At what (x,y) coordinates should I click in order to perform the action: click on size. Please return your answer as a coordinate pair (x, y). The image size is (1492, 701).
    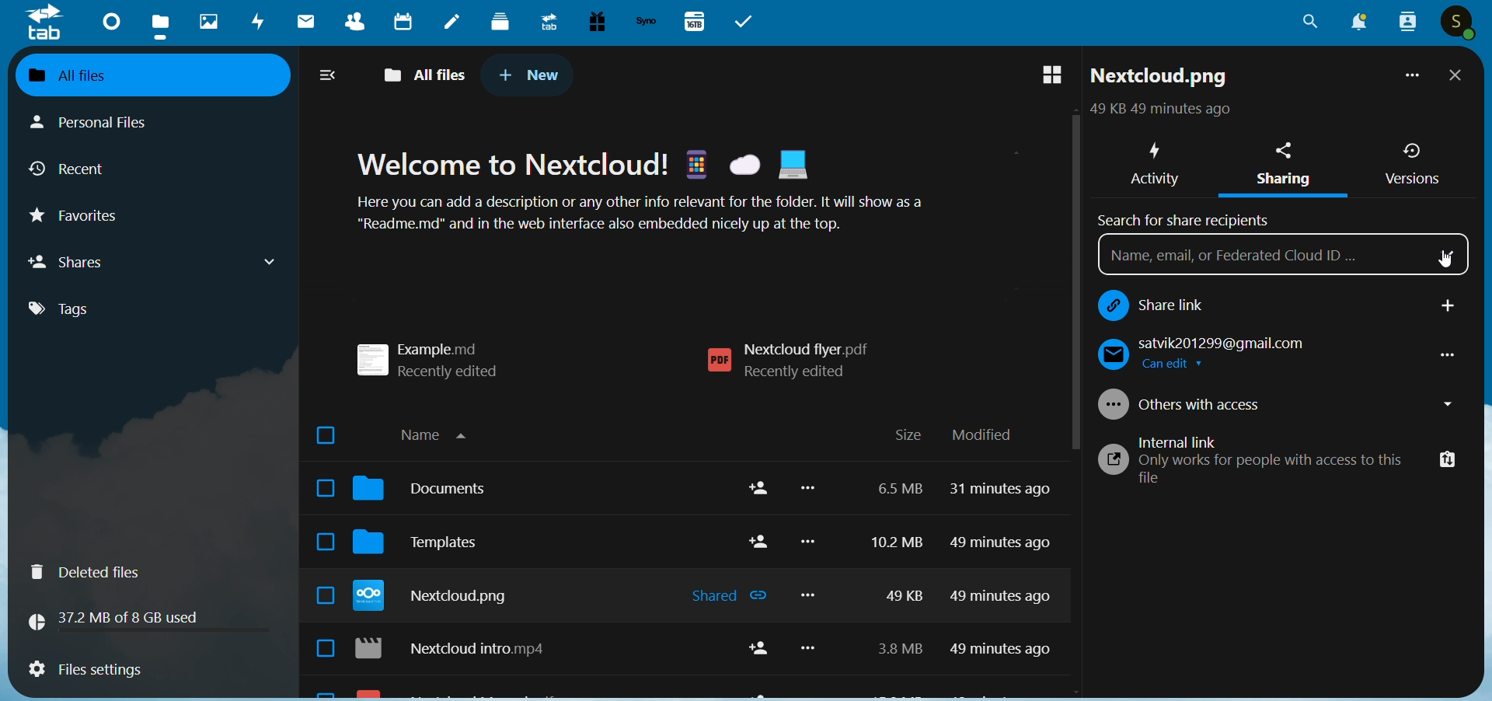
    Looking at the image, I should click on (908, 436).